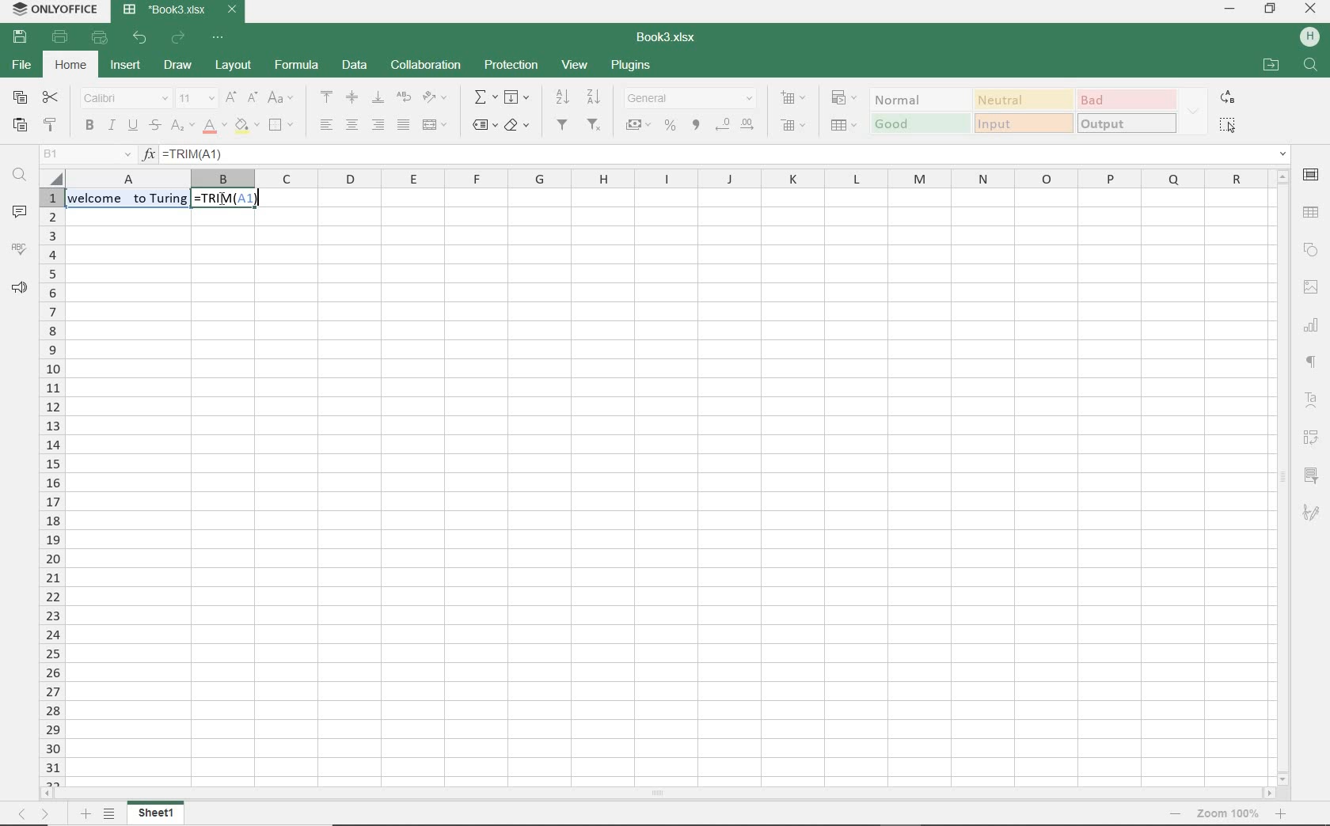  Describe the element at coordinates (178, 66) in the screenshot. I see `draw` at that location.